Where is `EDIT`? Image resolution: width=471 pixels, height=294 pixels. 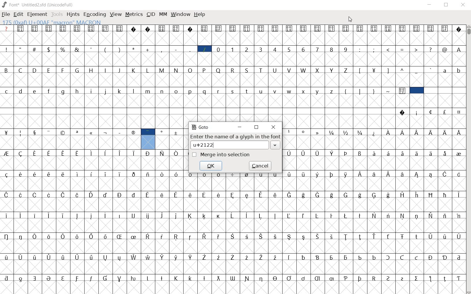 EDIT is located at coordinates (18, 14).